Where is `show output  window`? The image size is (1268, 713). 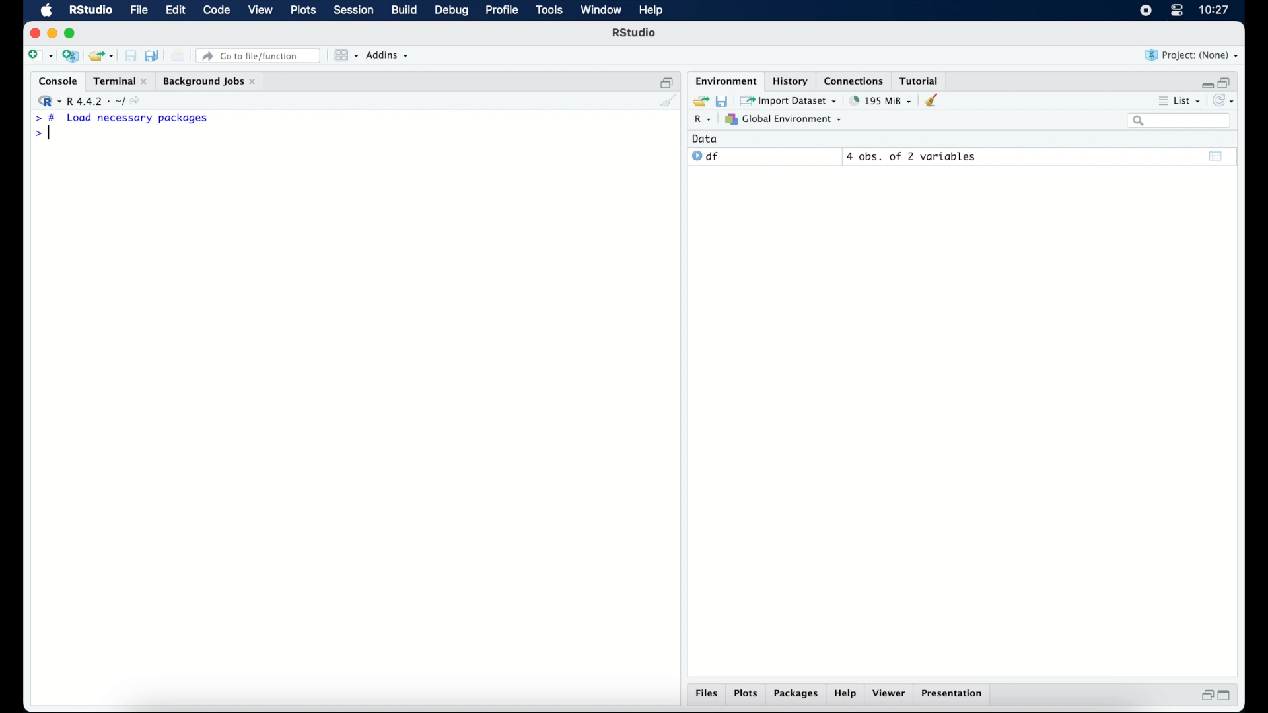
show output  window is located at coordinates (1216, 155).